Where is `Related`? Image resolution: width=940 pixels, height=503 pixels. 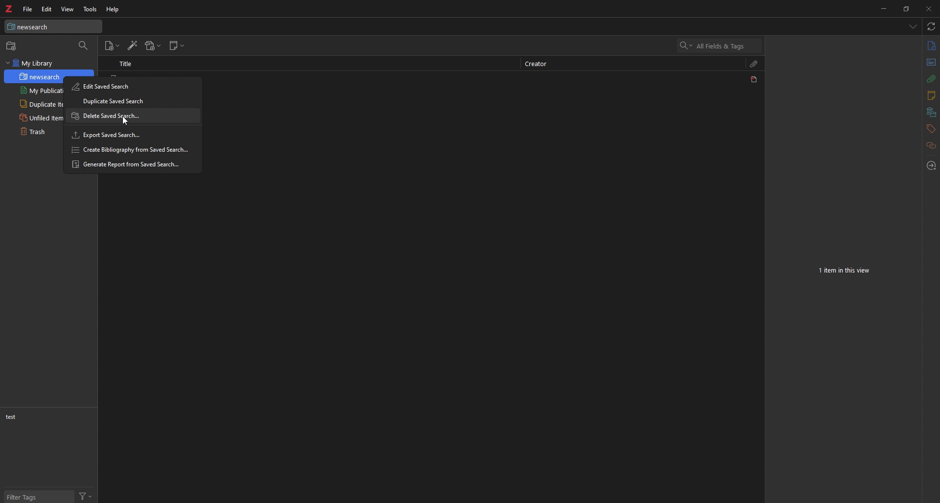 Related is located at coordinates (931, 146).